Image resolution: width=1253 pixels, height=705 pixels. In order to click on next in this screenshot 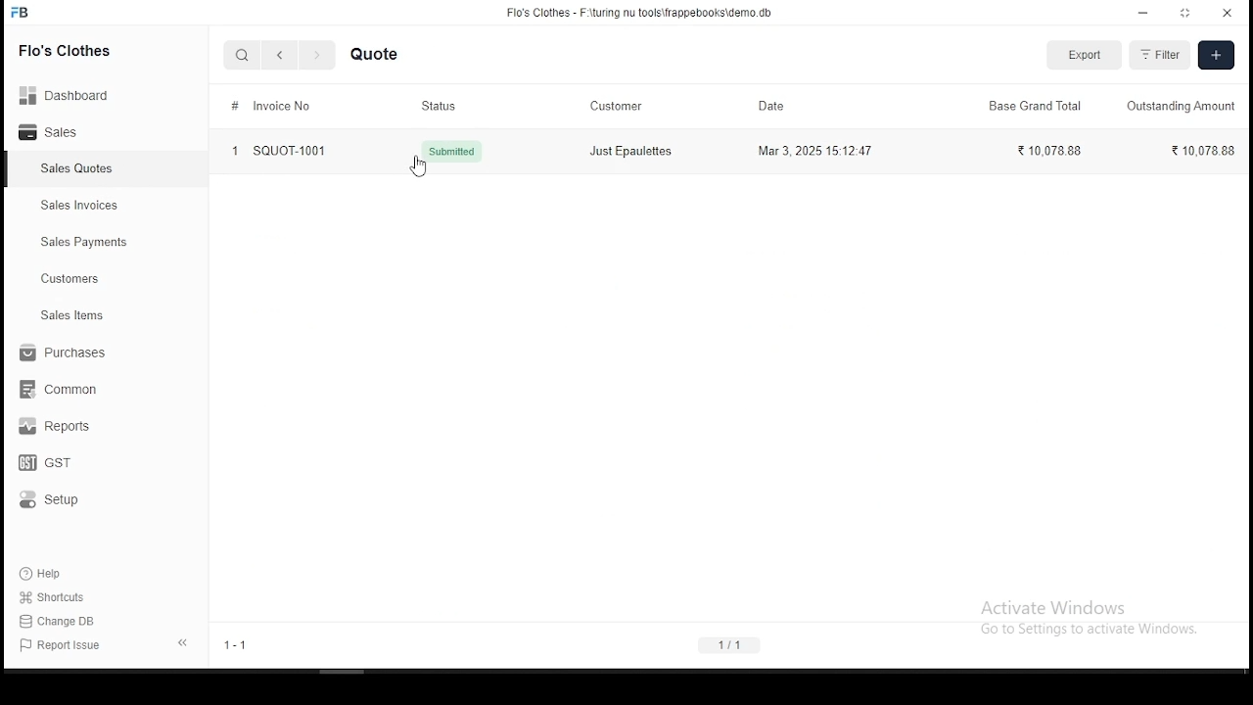, I will do `click(318, 57)`.